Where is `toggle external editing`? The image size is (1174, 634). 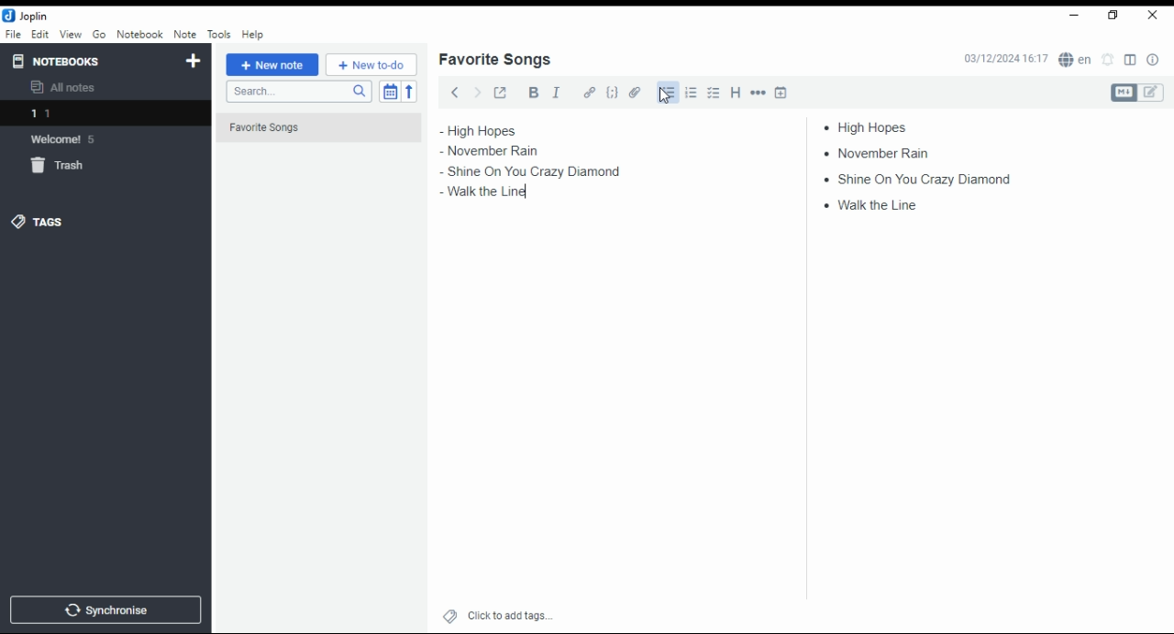
toggle external editing is located at coordinates (501, 92).